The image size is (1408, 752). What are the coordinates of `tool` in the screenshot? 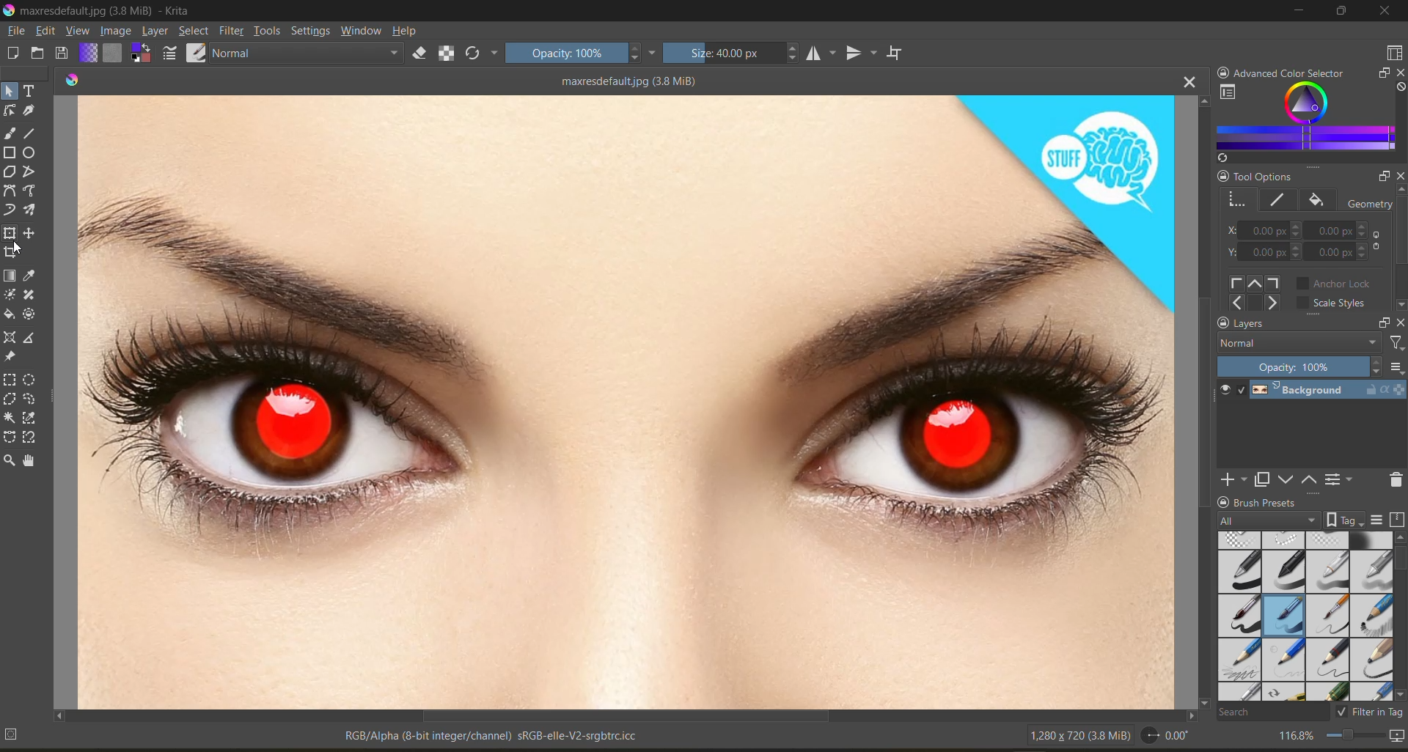 It's located at (11, 90).